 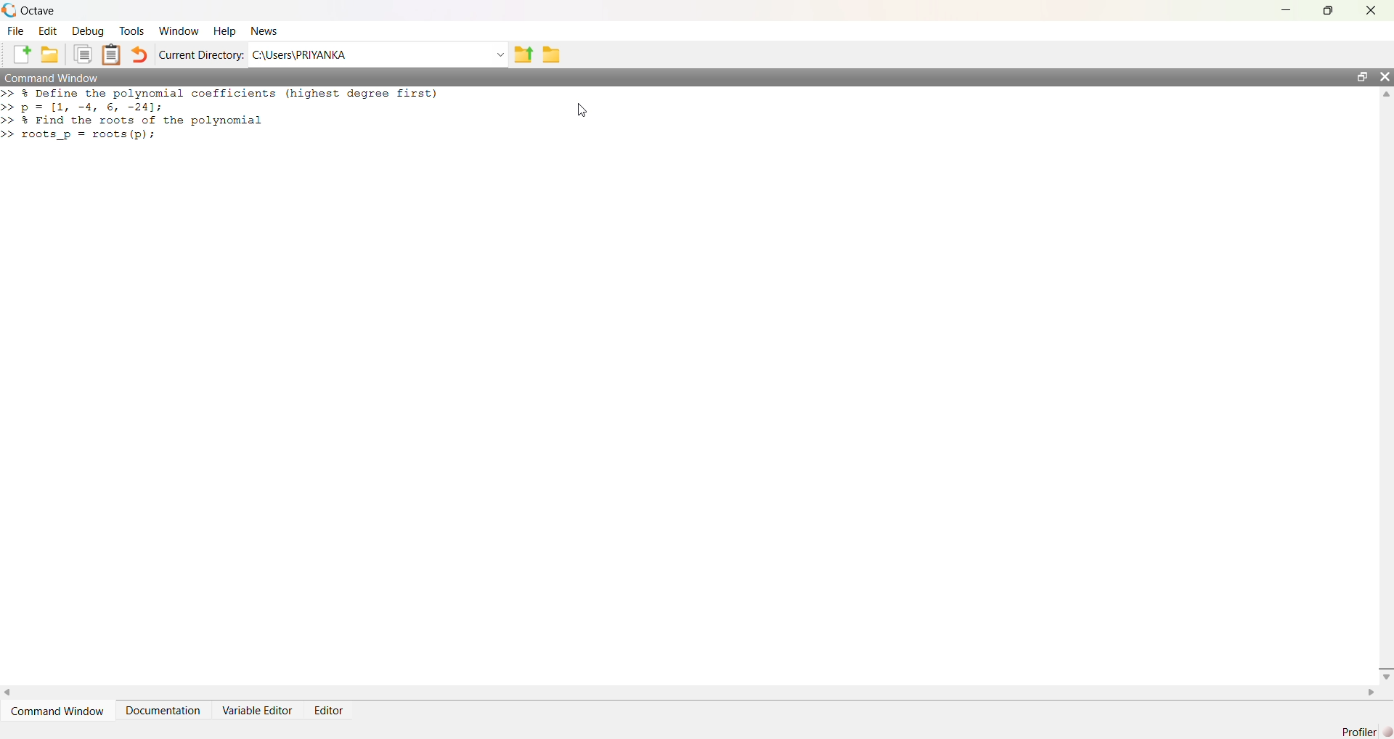 I want to click on Windows, so click(x=182, y=32).